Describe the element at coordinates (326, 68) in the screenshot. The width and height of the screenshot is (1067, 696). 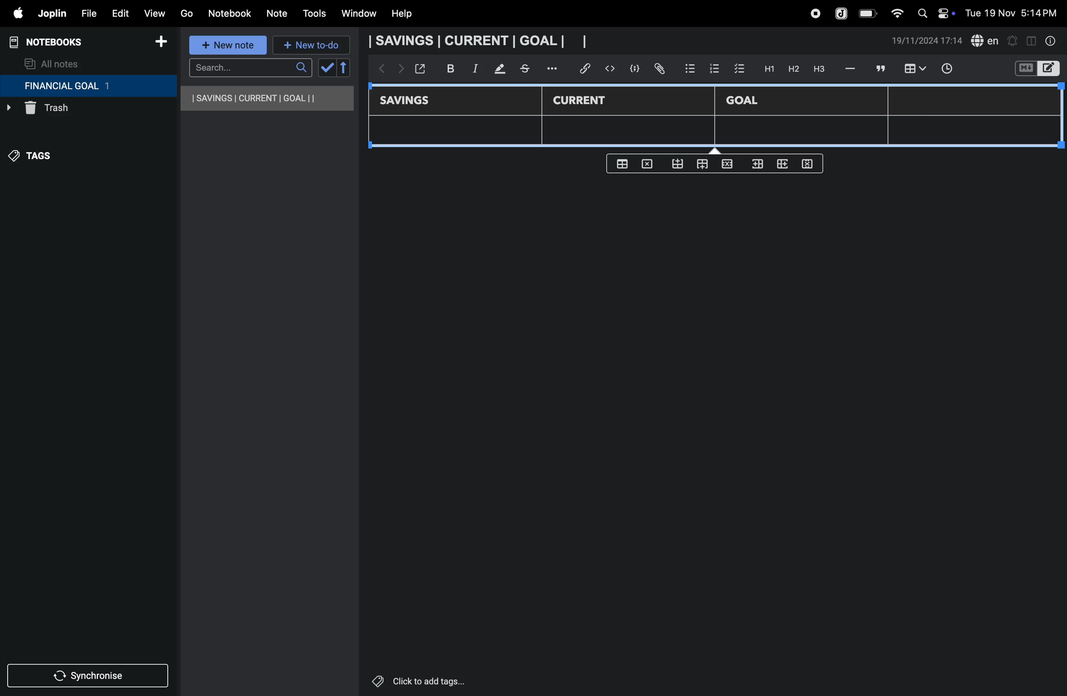
I see `check` at that location.